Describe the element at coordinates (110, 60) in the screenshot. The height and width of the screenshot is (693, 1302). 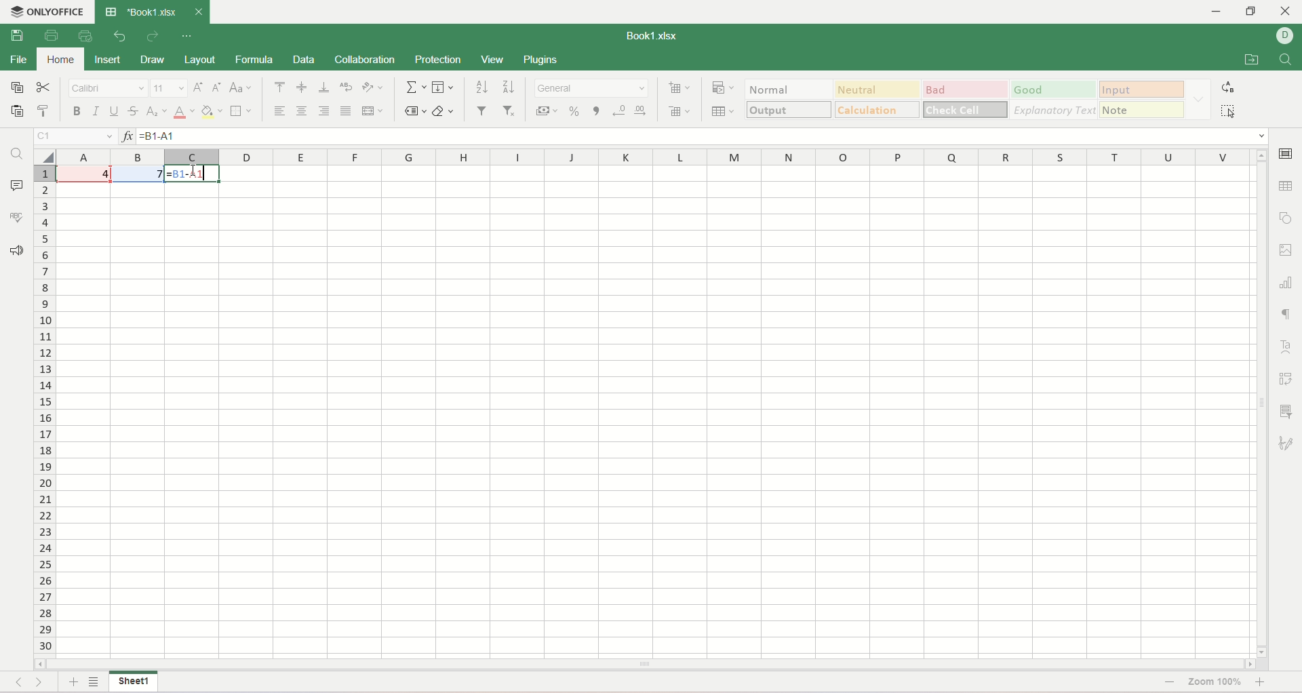
I see `insert` at that location.